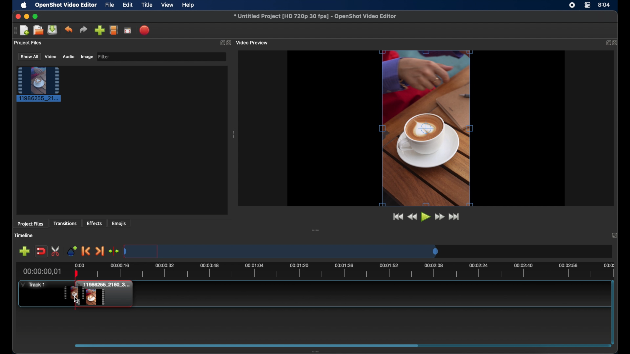 The height and width of the screenshot is (354, 630). Describe the element at coordinates (94, 223) in the screenshot. I see `effects` at that location.